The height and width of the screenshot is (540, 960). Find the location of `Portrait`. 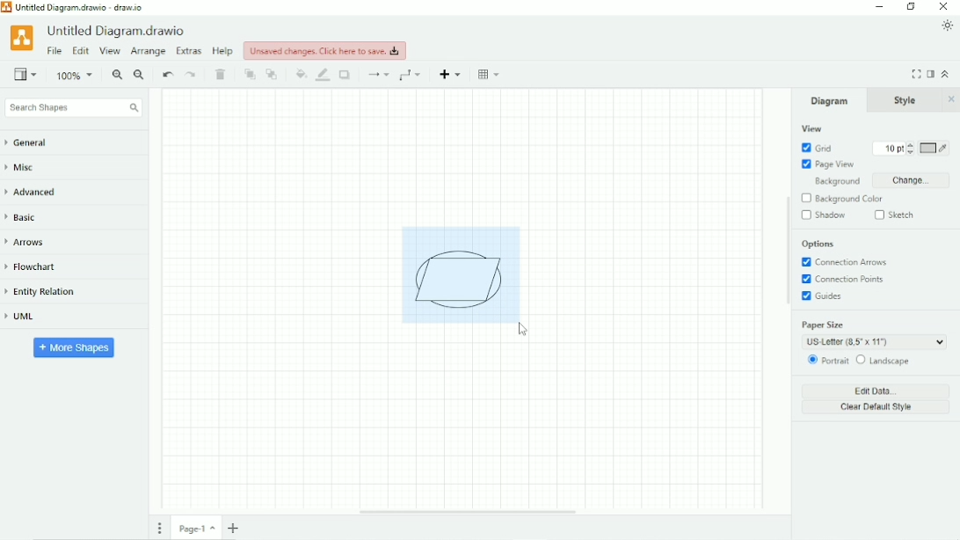

Portrait is located at coordinates (826, 361).